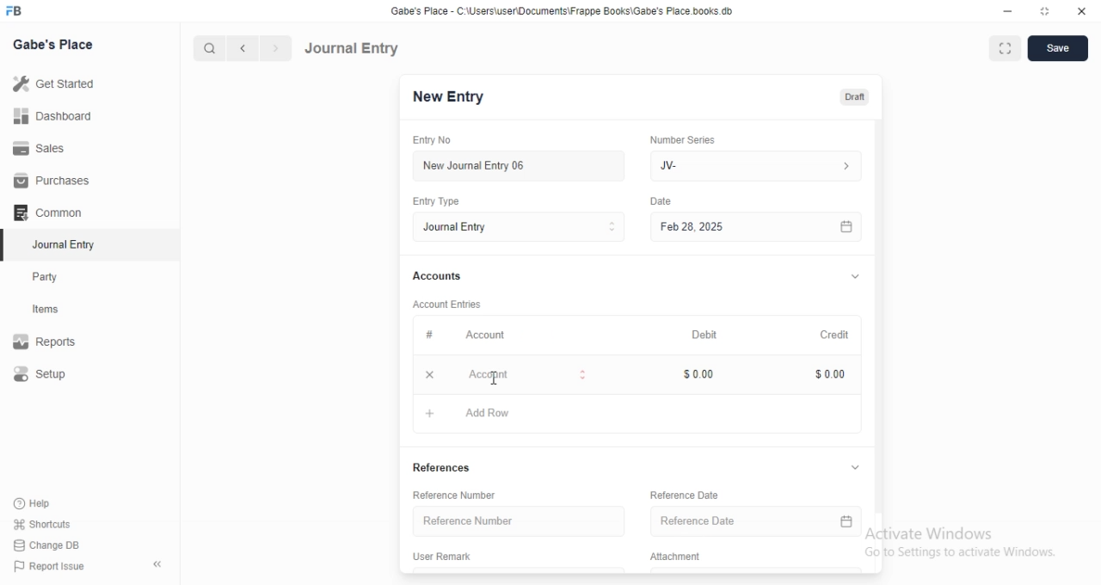  I want to click on cursor, so click(494, 380).